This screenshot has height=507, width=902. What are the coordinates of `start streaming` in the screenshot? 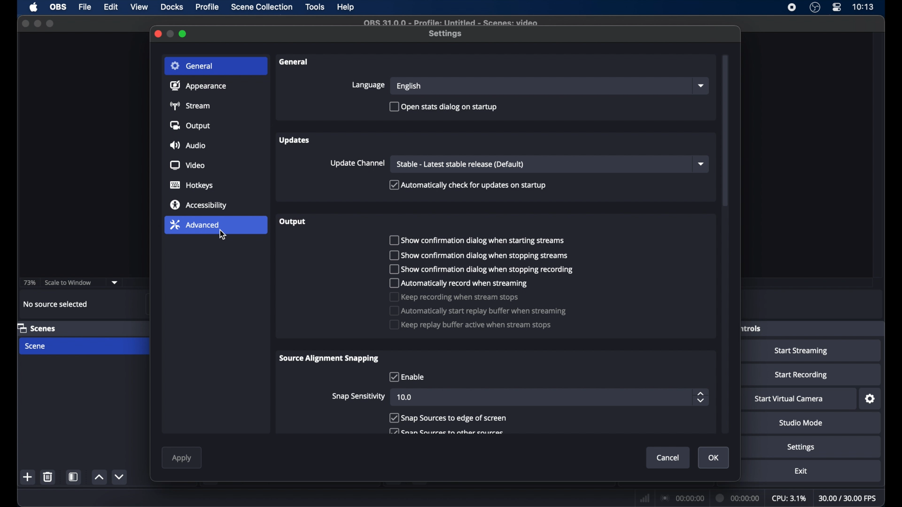 It's located at (801, 351).